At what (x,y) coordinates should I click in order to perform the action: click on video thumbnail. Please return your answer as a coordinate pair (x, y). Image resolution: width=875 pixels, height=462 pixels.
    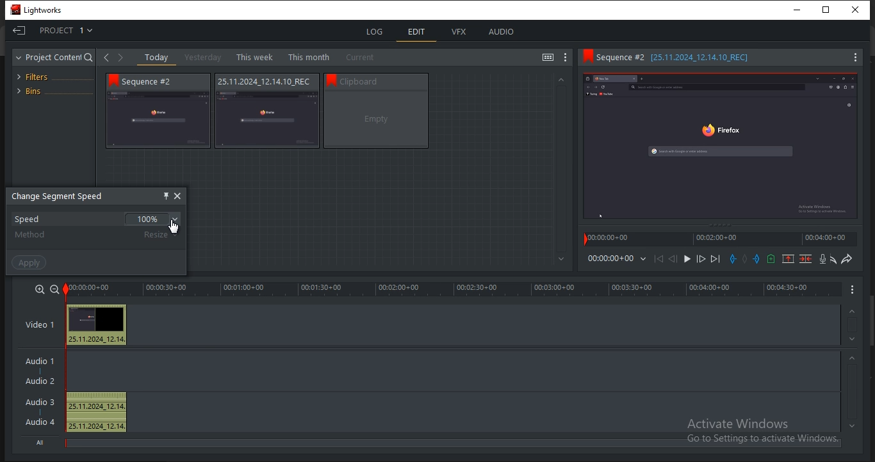
    Looking at the image, I should click on (159, 119).